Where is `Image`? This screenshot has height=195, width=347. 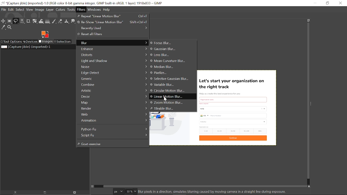 Image is located at coordinates (40, 9).